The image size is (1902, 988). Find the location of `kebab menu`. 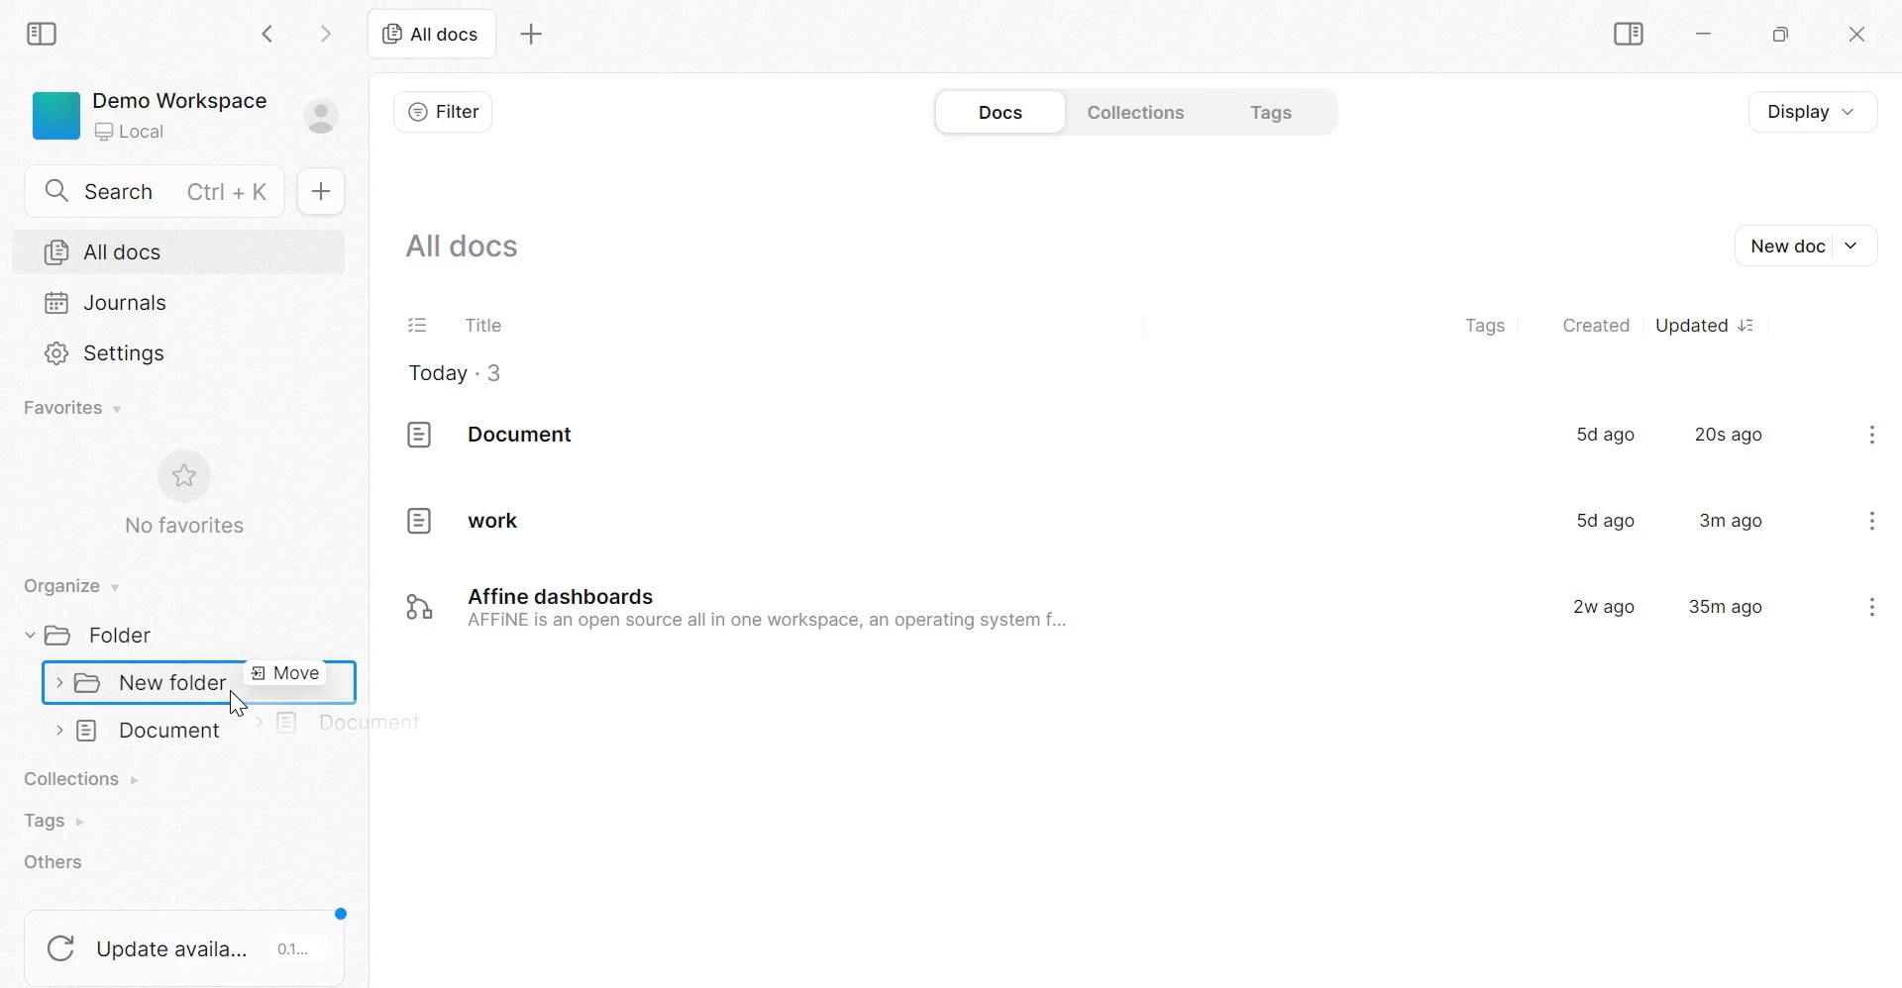

kebab menu is located at coordinates (1874, 520).